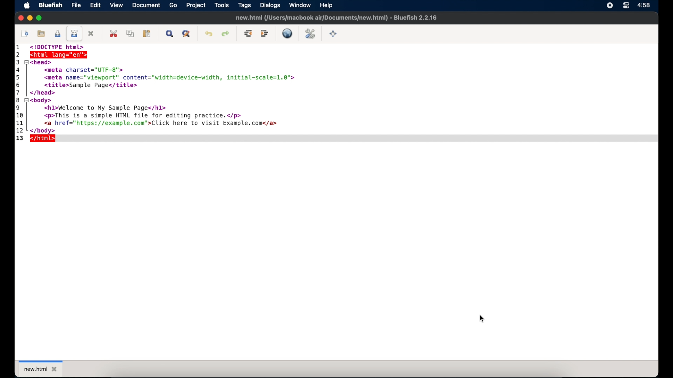 The height and width of the screenshot is (378, 673). Describe the element at coordinates (225, 34) in the screenshot. I see `redo` at that location.